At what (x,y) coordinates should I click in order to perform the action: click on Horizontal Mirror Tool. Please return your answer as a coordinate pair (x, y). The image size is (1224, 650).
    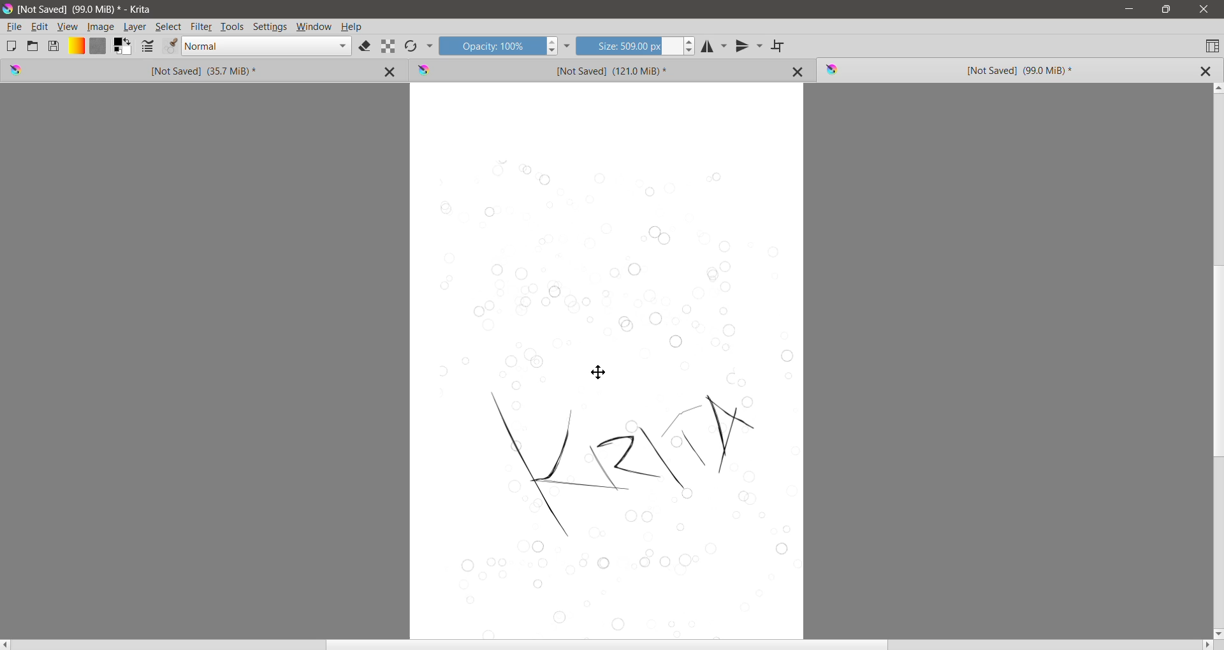
    Looking at the image, I should click on (715, 45).